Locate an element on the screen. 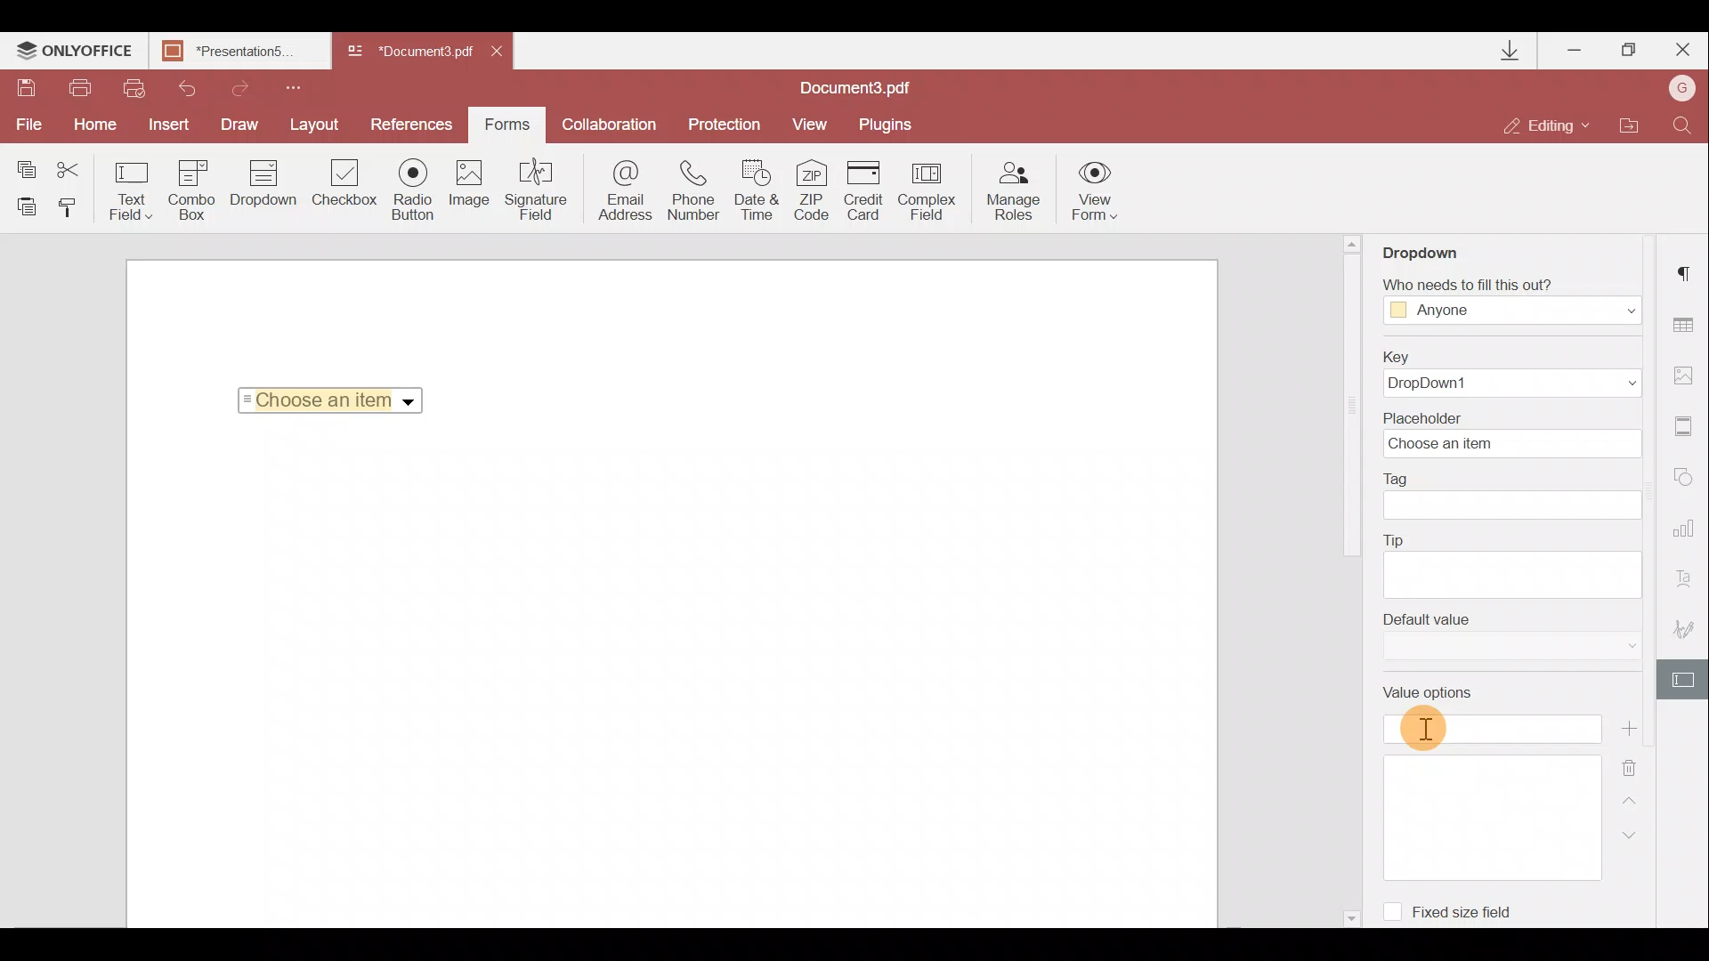 The image size is (1709, 961). Quick print is located at coordinates (132, 87).